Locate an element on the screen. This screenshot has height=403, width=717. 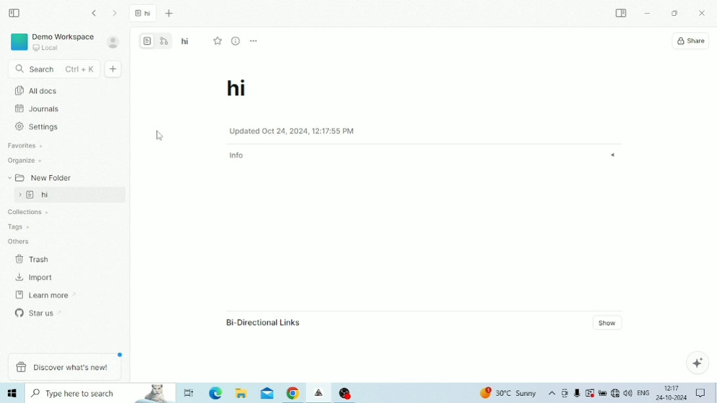
Microsoft Edge is located at coordinates (217, 393).